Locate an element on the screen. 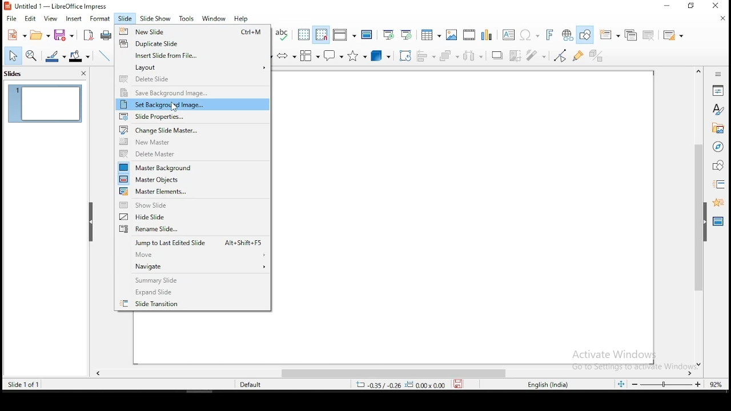  slide transition is located at coordinates (195, 304).